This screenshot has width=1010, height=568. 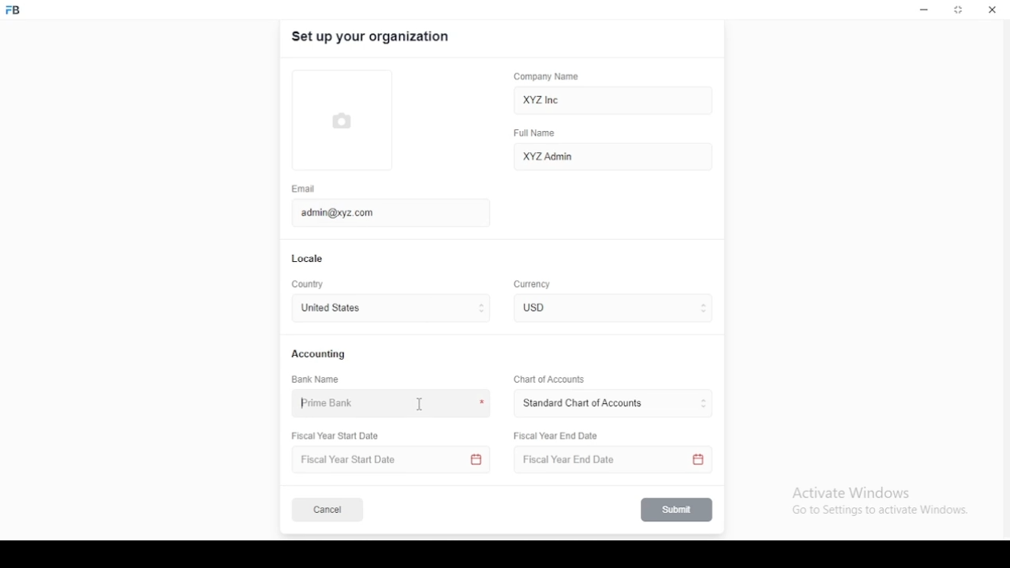 I want to click on set up your organization, so click(x=372, y=37).